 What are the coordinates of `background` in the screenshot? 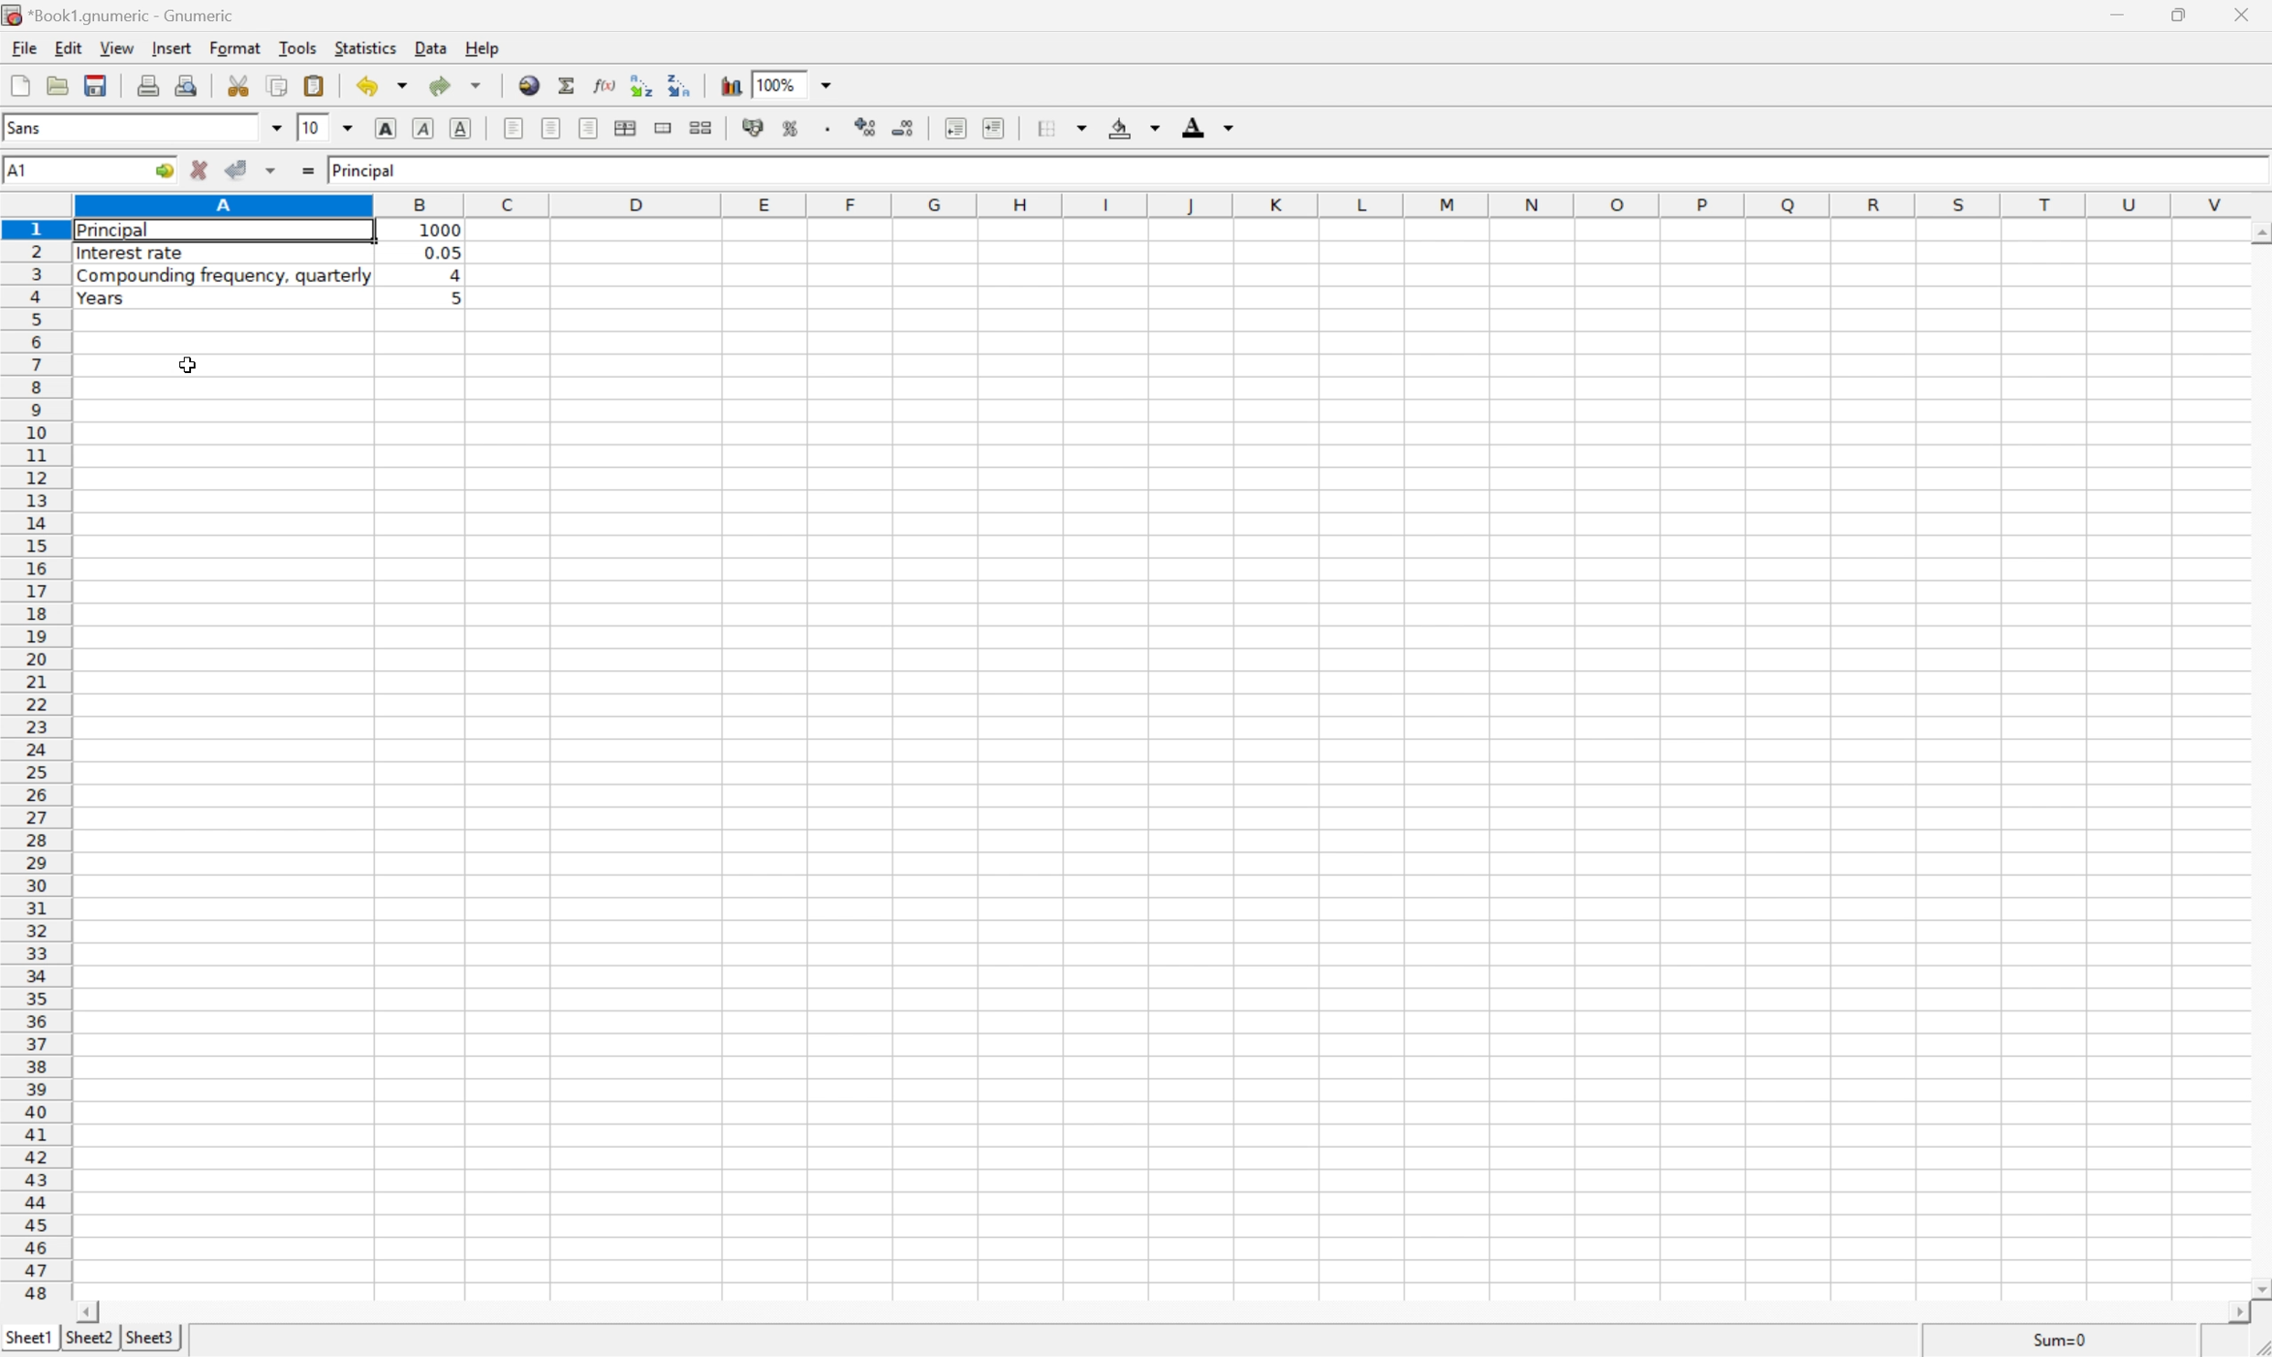 It's located at (1135, 128).